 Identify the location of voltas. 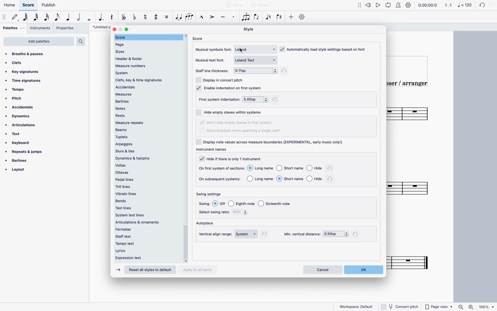
(147, 165).